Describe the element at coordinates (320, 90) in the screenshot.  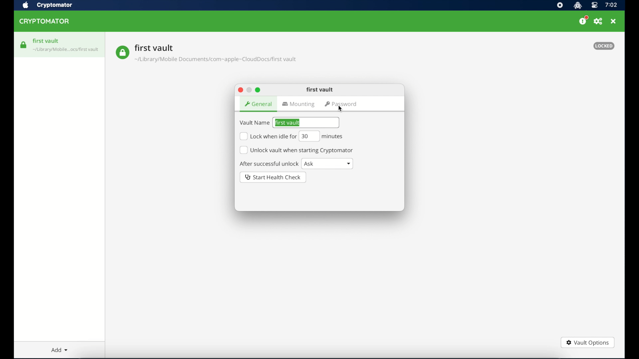
I see `first vault` at that location.